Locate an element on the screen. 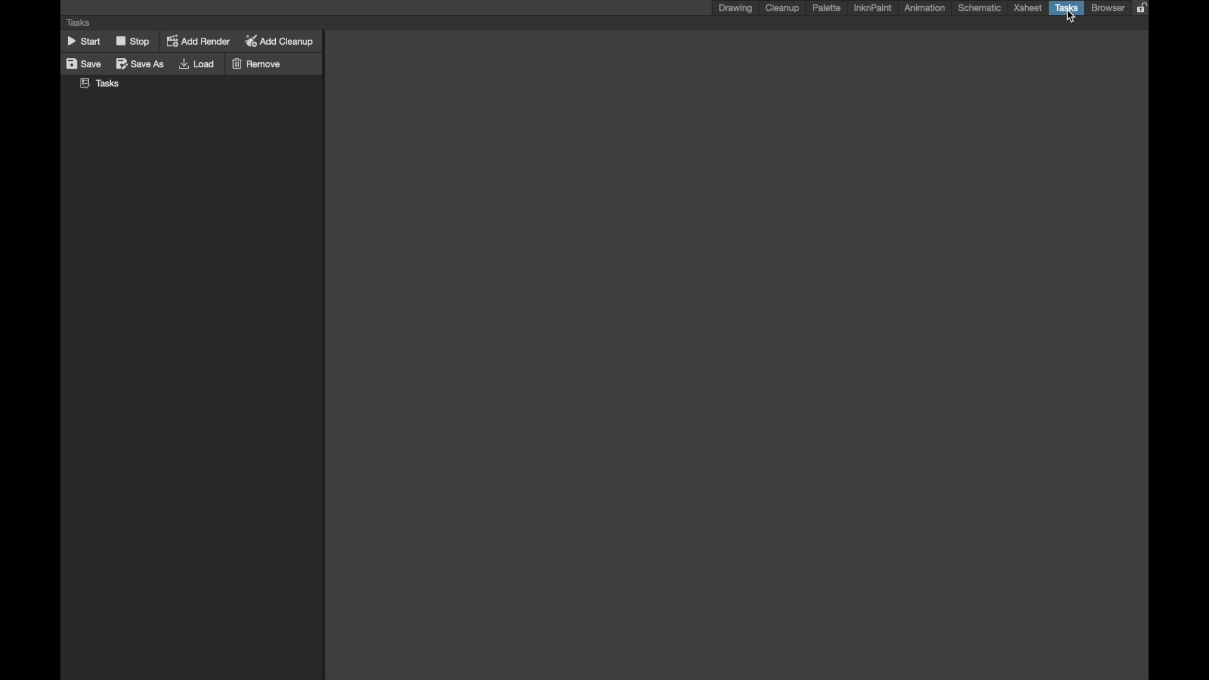  tasks is located at coordinates (102, 84).